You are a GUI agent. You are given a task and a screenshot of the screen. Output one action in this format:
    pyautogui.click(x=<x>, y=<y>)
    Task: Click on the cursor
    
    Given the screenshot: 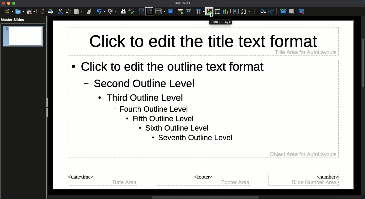 What is the action you would take?
    pyautogui.click(x=209, y=15)
    